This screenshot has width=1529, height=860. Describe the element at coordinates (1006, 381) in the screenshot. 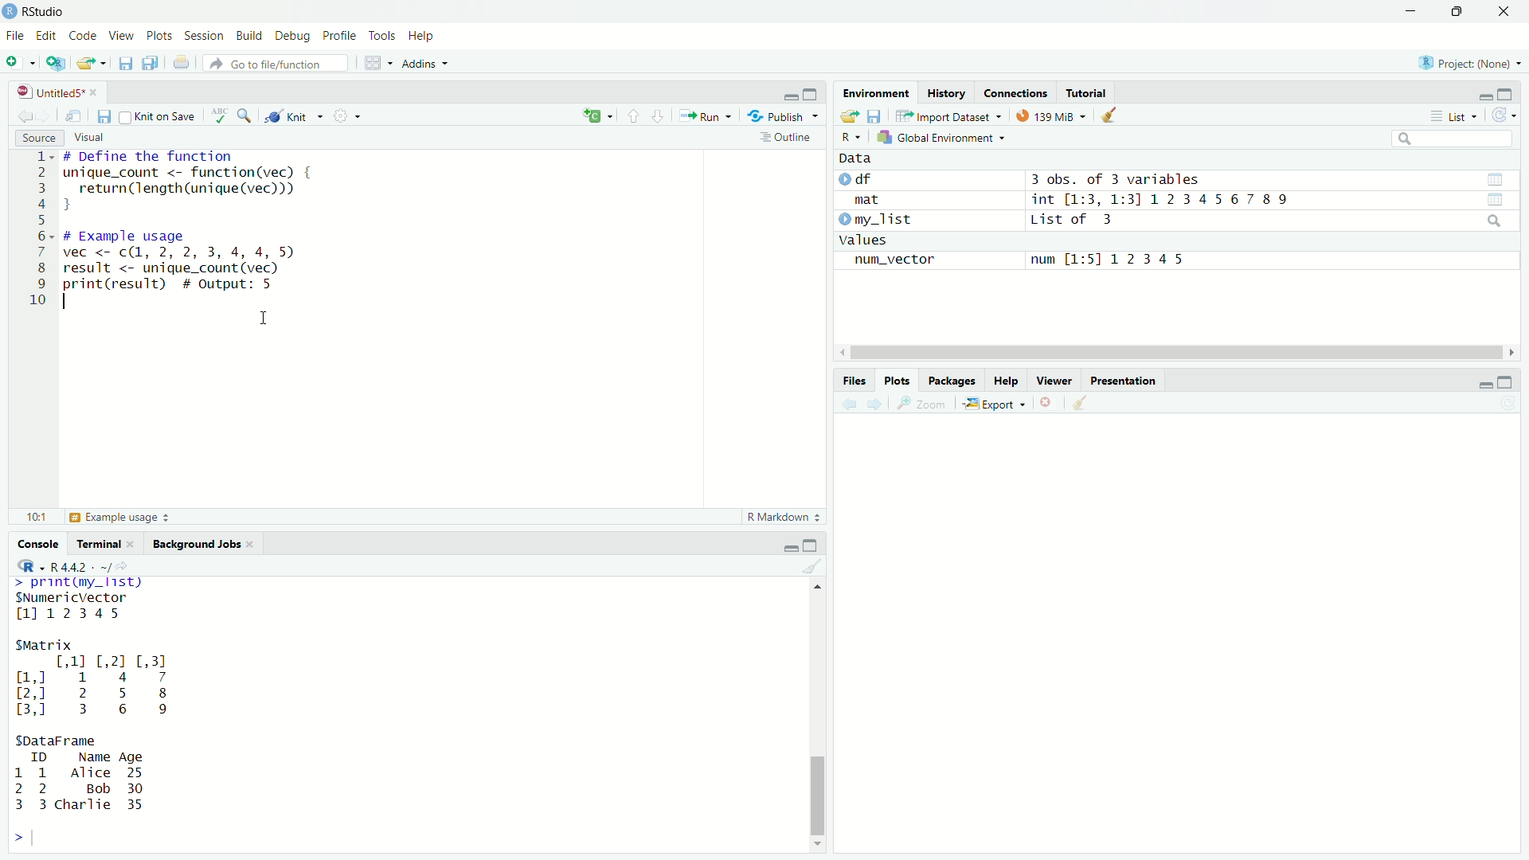

I see `Help` at that location.